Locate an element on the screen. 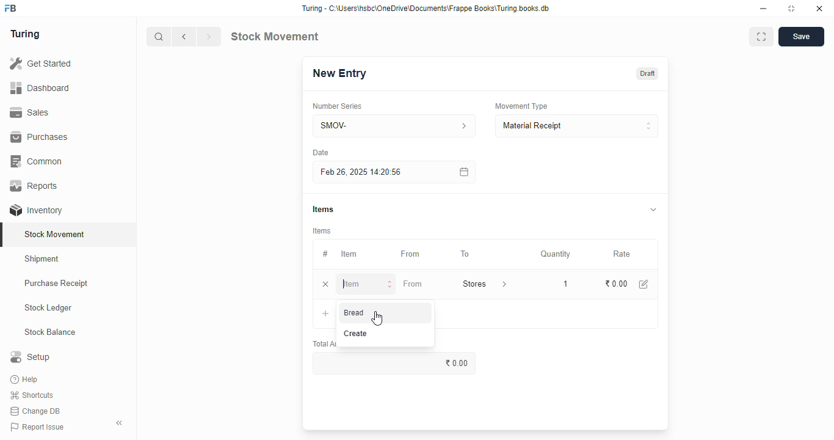  sales is located at coordinates (29, 112).